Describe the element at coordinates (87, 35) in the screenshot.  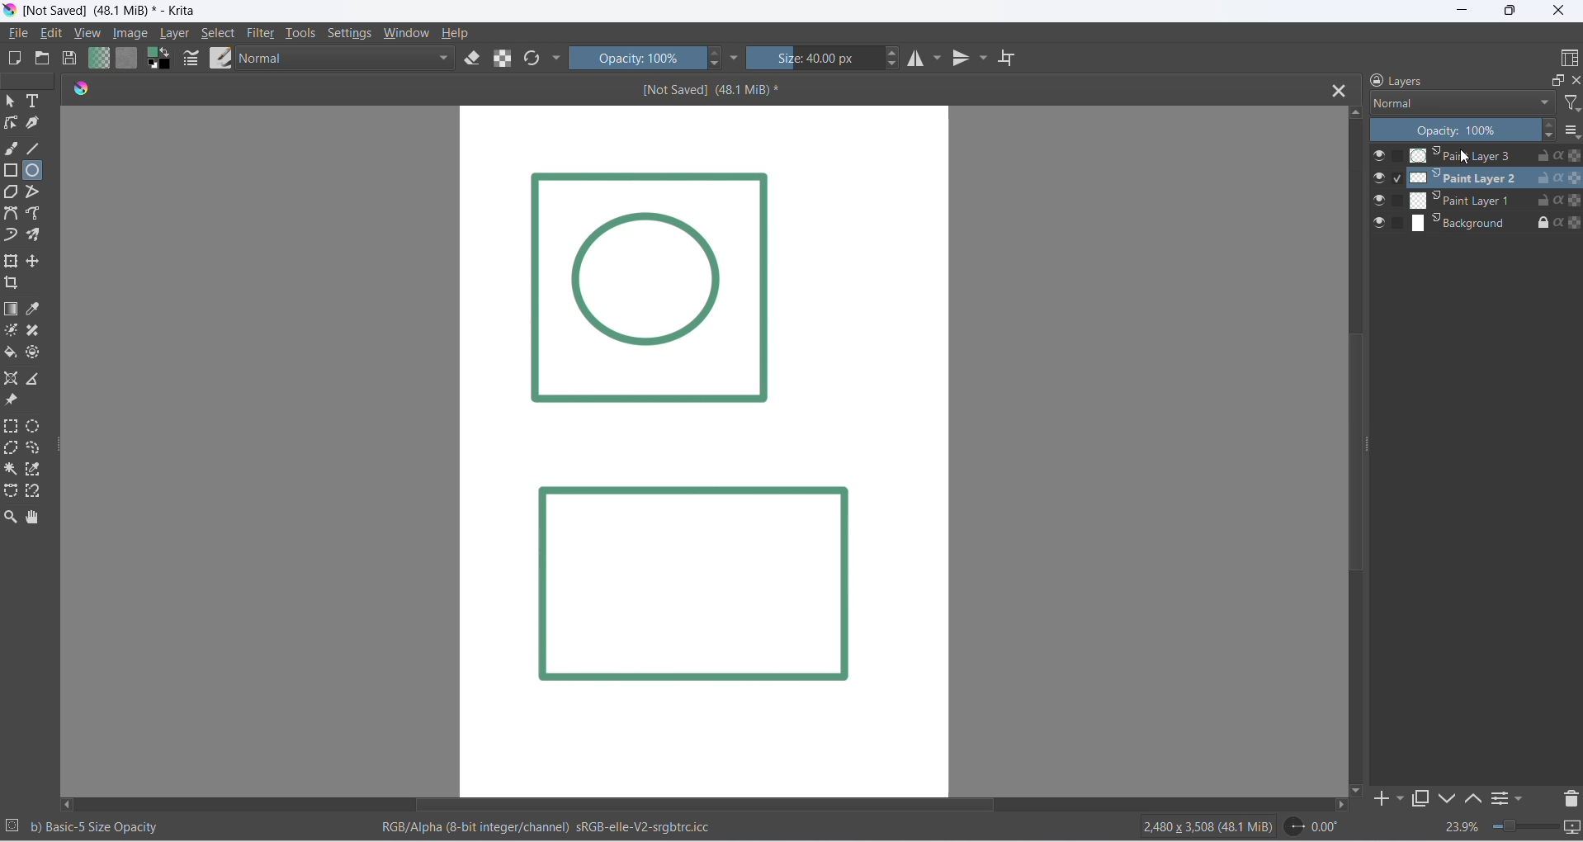
I see `view` at that location.